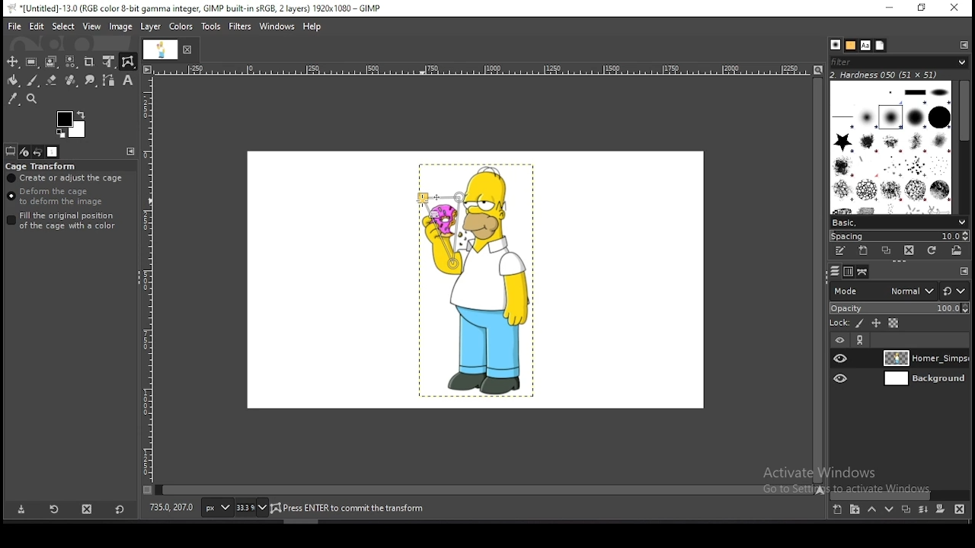 The height and width of the screenshot is (548, 975). What do you see at coordinates (865, 45) in the screenshot?
I see `fonts` at bounding box center [865, 45].